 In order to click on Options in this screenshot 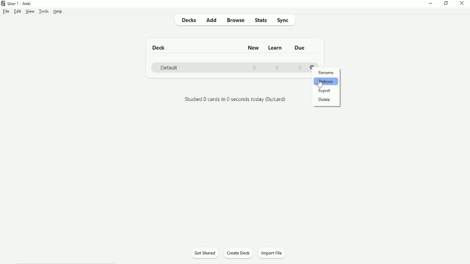, I will do `click(326, 81)`.